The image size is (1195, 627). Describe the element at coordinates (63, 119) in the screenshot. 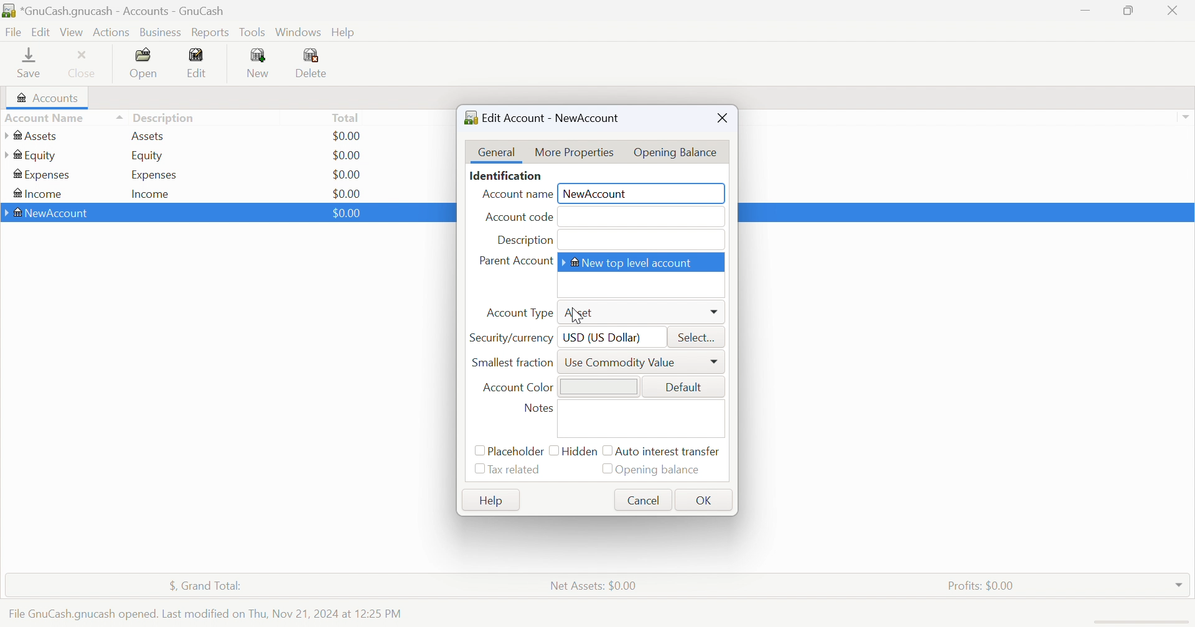

I see `Account Name` at that location.